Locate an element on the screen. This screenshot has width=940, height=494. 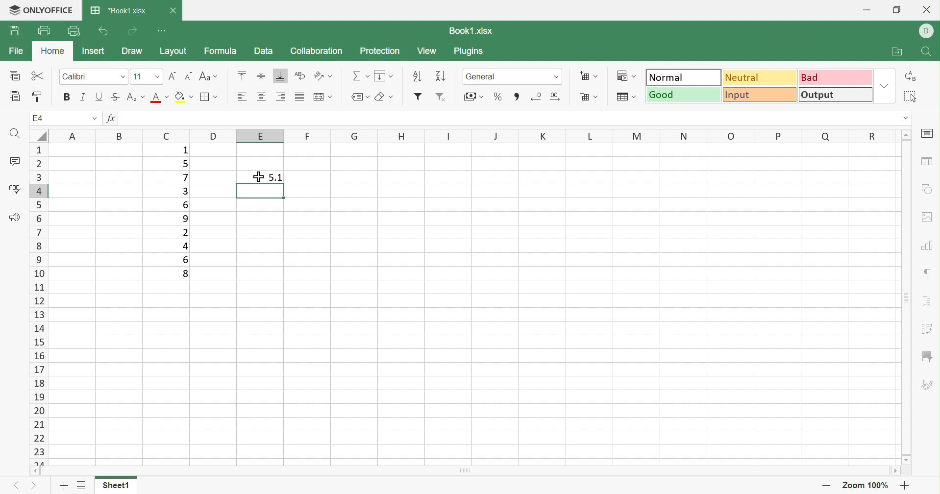
Book1.xlsx is located at coordinates (472, 29).